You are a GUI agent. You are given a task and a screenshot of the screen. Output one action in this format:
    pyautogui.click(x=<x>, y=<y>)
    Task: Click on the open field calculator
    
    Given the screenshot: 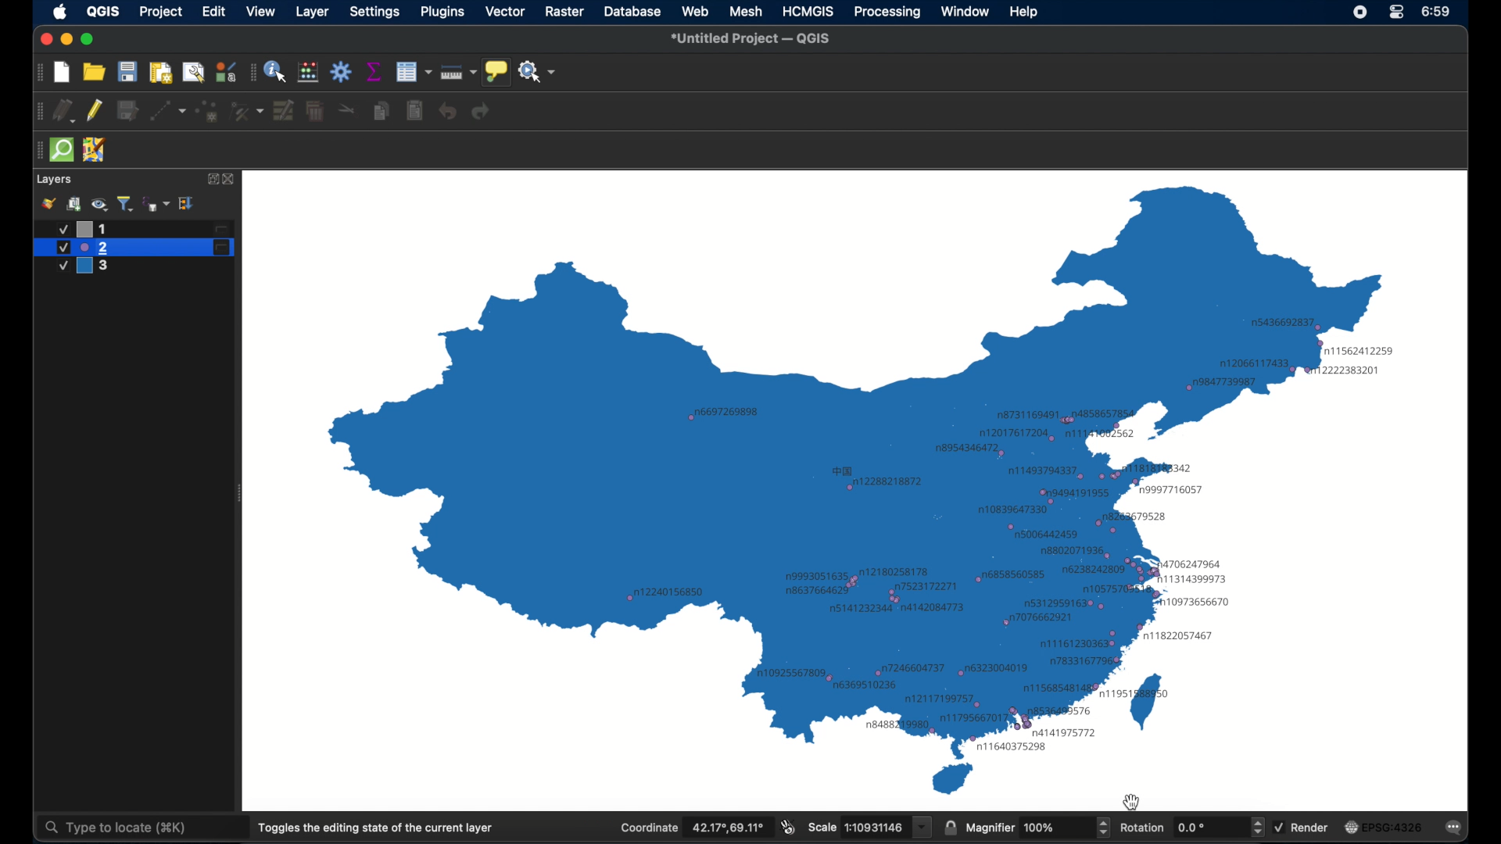 What is the action you would take?
    pyautogui.click(x=309, y=71)
    